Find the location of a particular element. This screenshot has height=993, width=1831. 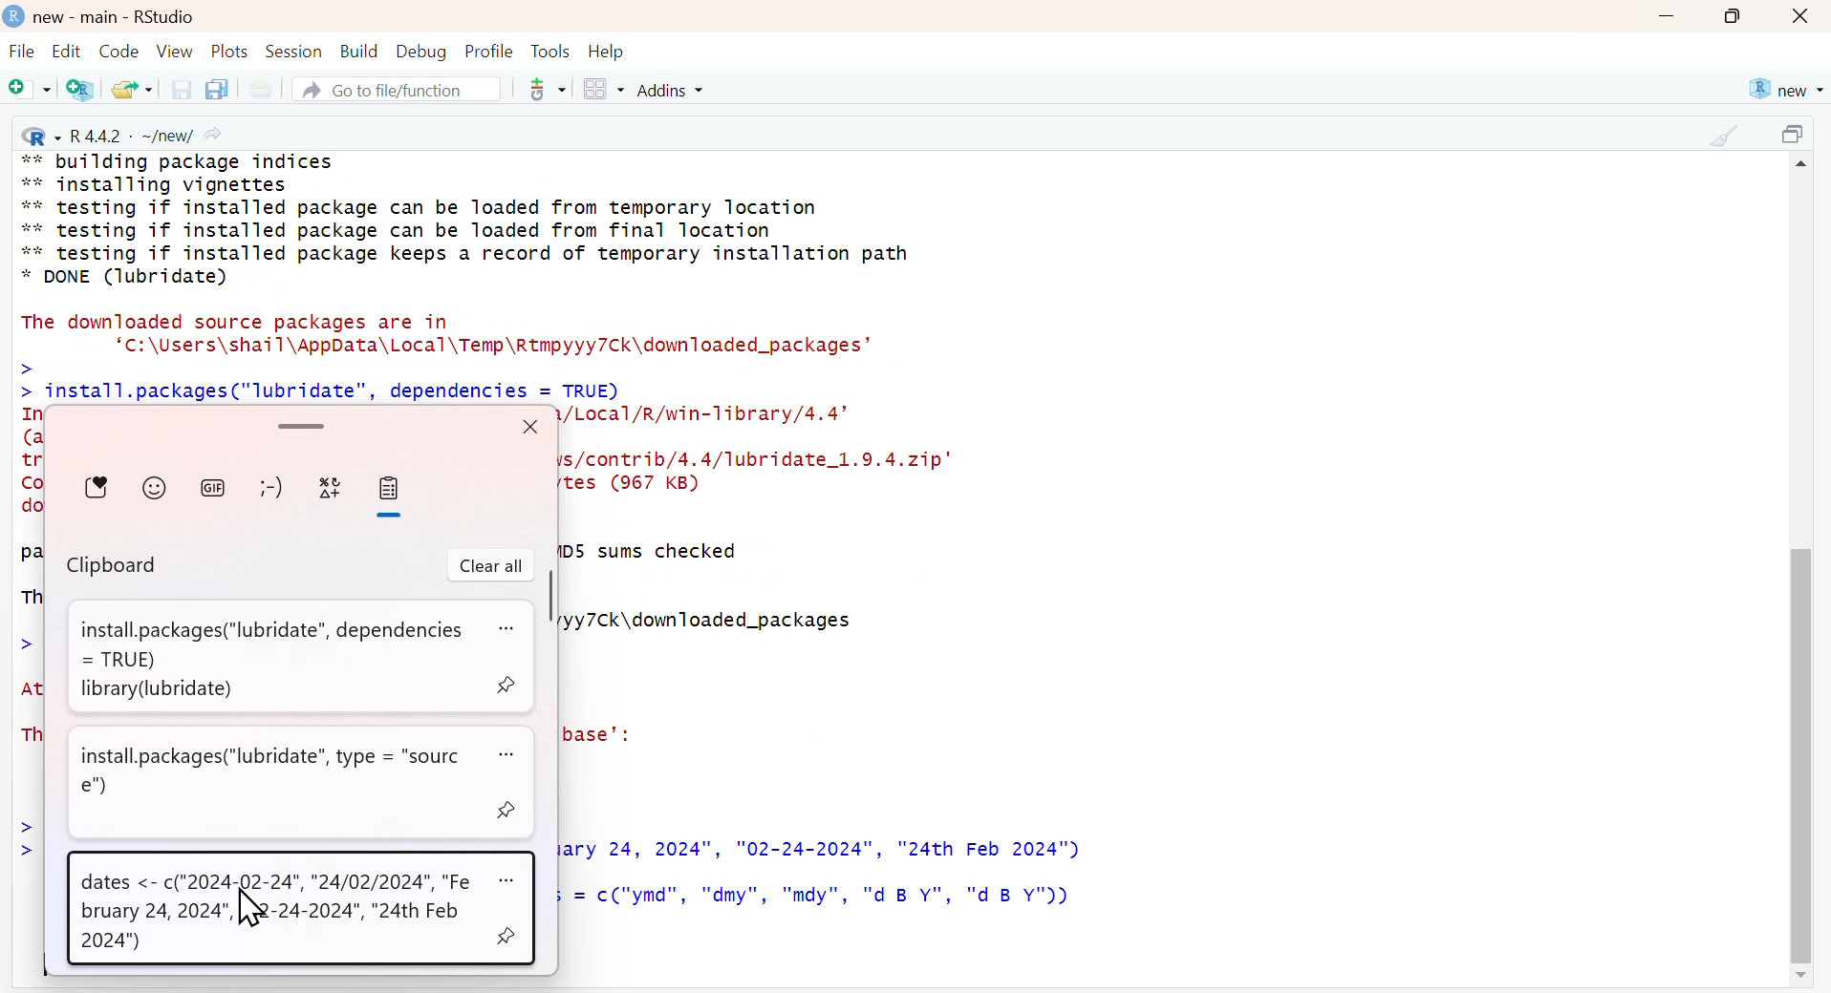

minimize is located at coordinates (1666, 18).